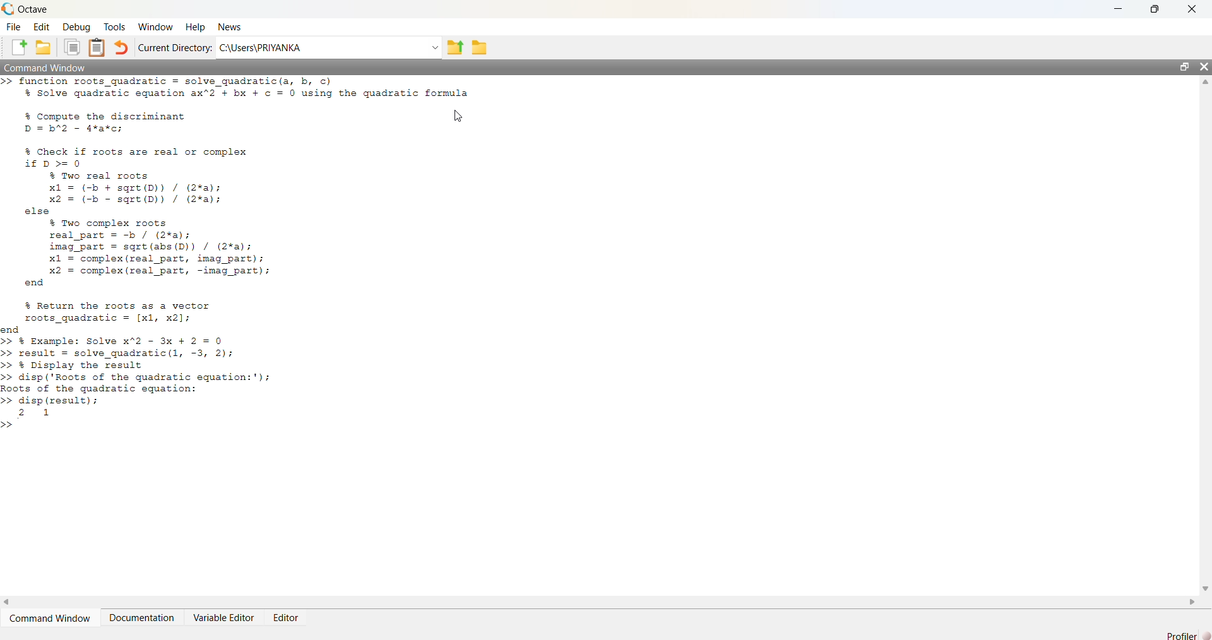 The height and width of the screenshot is (640, 1212). Describe the element at coordinates (114, 28) in the screenshot. I see `Tools` at that location.